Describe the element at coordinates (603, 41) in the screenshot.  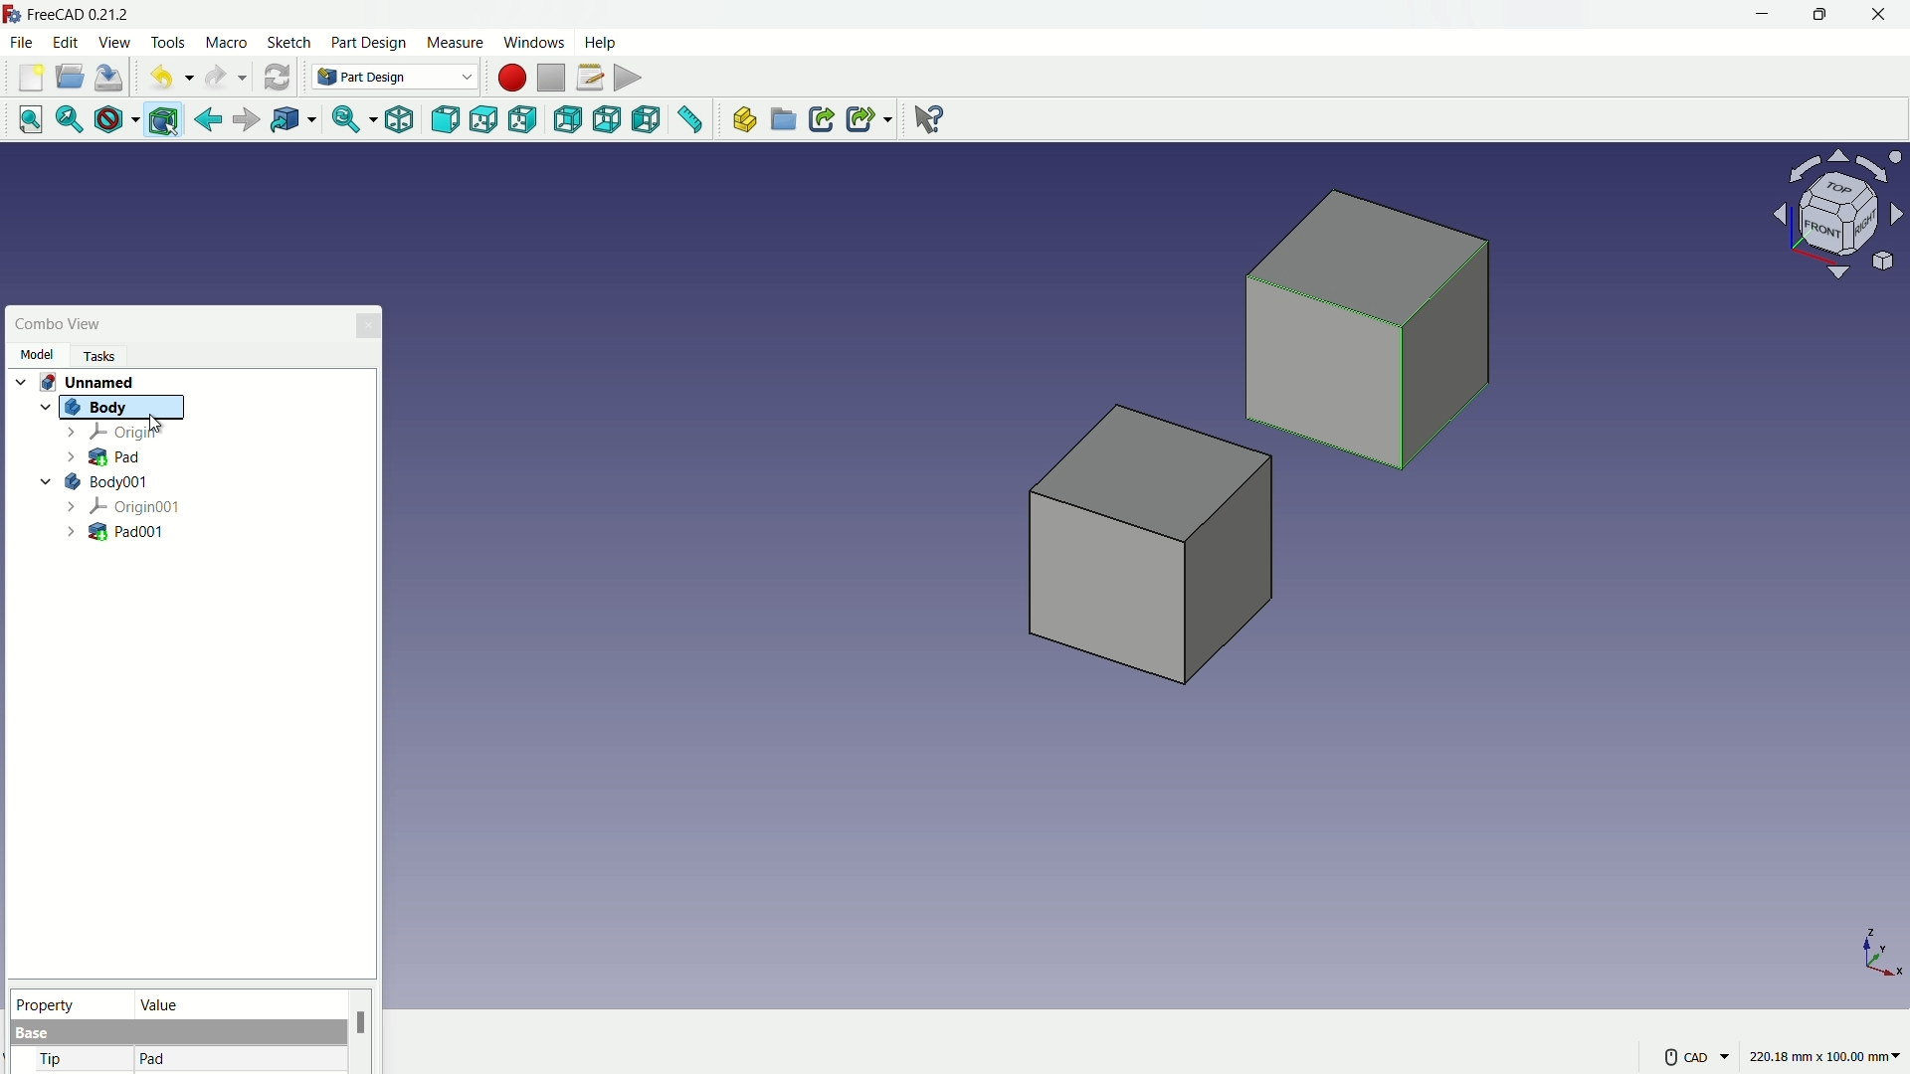
I see `help` at that location.